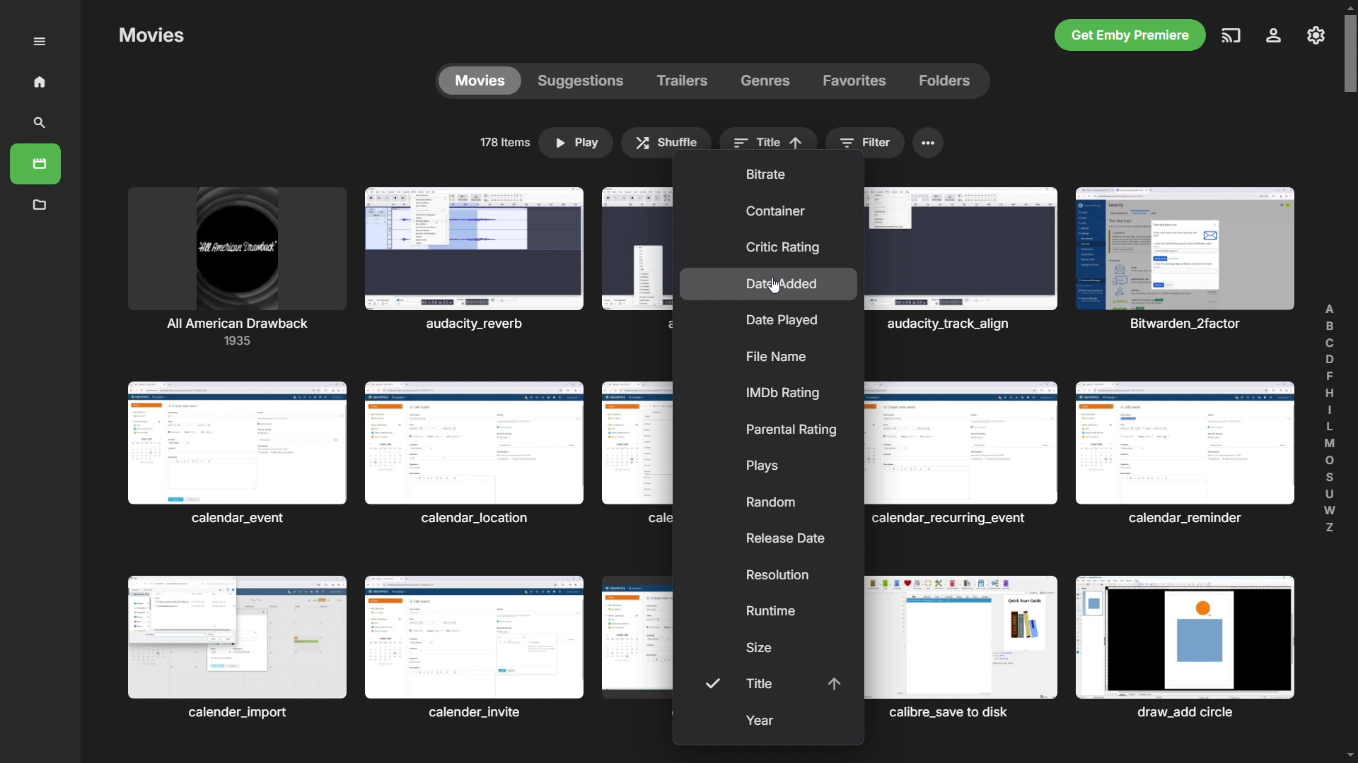 Image resolution: width=1358 pixels, height=763 pixels. What do you see at coordinates (865, 137) in the screenshot?
I see `filter` at bounding box center [865, 137].